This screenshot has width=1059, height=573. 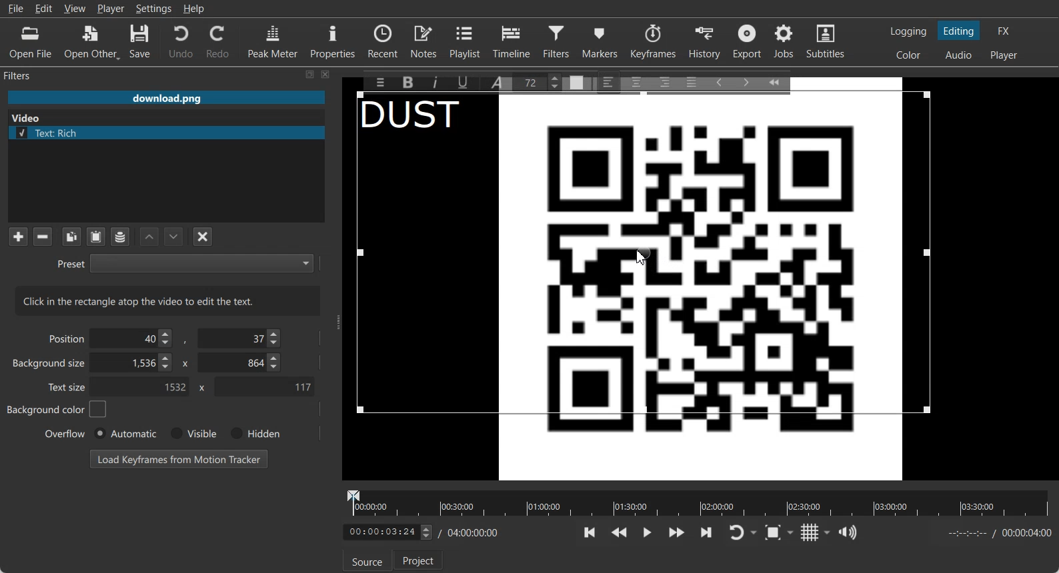 What do you see at coordinates (18, 236) in the screenshot?
I see `Add a filter` at bounding box center [18, 236].